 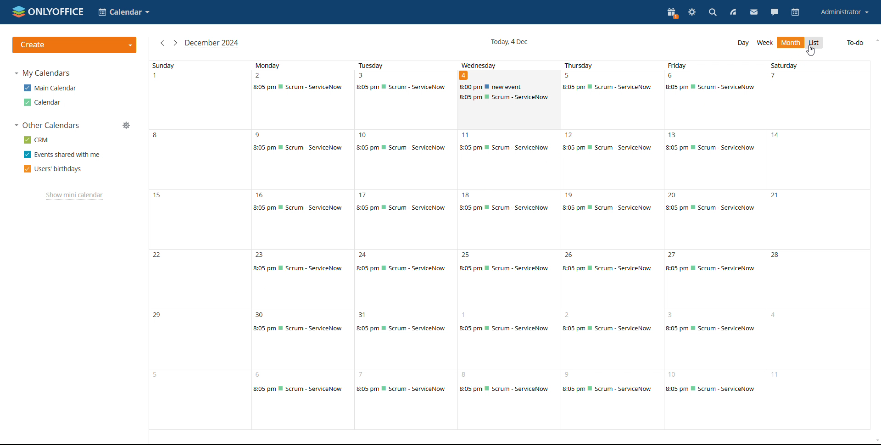 I want to click on friday, so click(x=700, y=66).